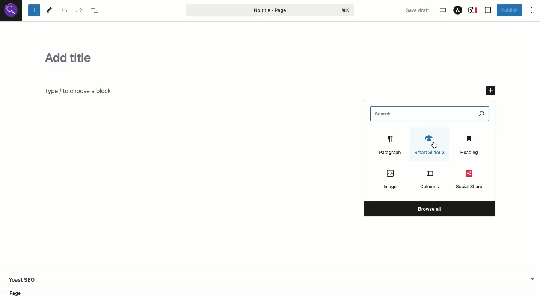 This screenshot has height=297, width=540. I want to click on Redo, so click(79, 10).